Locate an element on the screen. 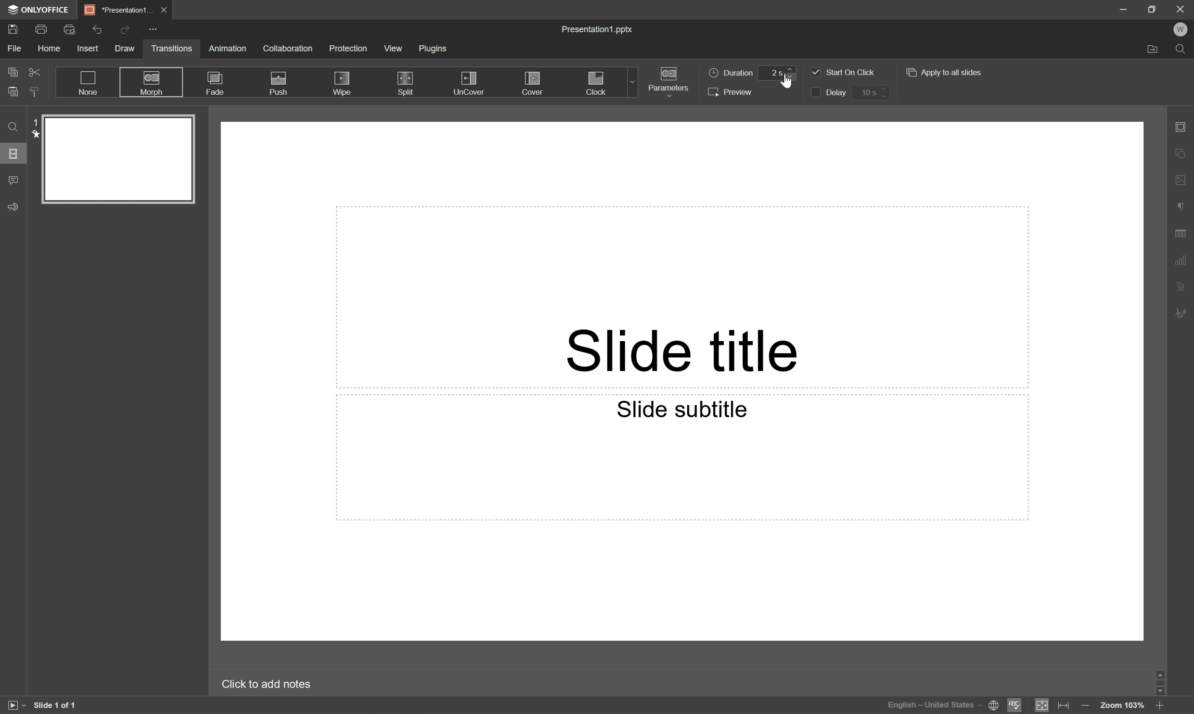  View is located at coordinates (393, 49).